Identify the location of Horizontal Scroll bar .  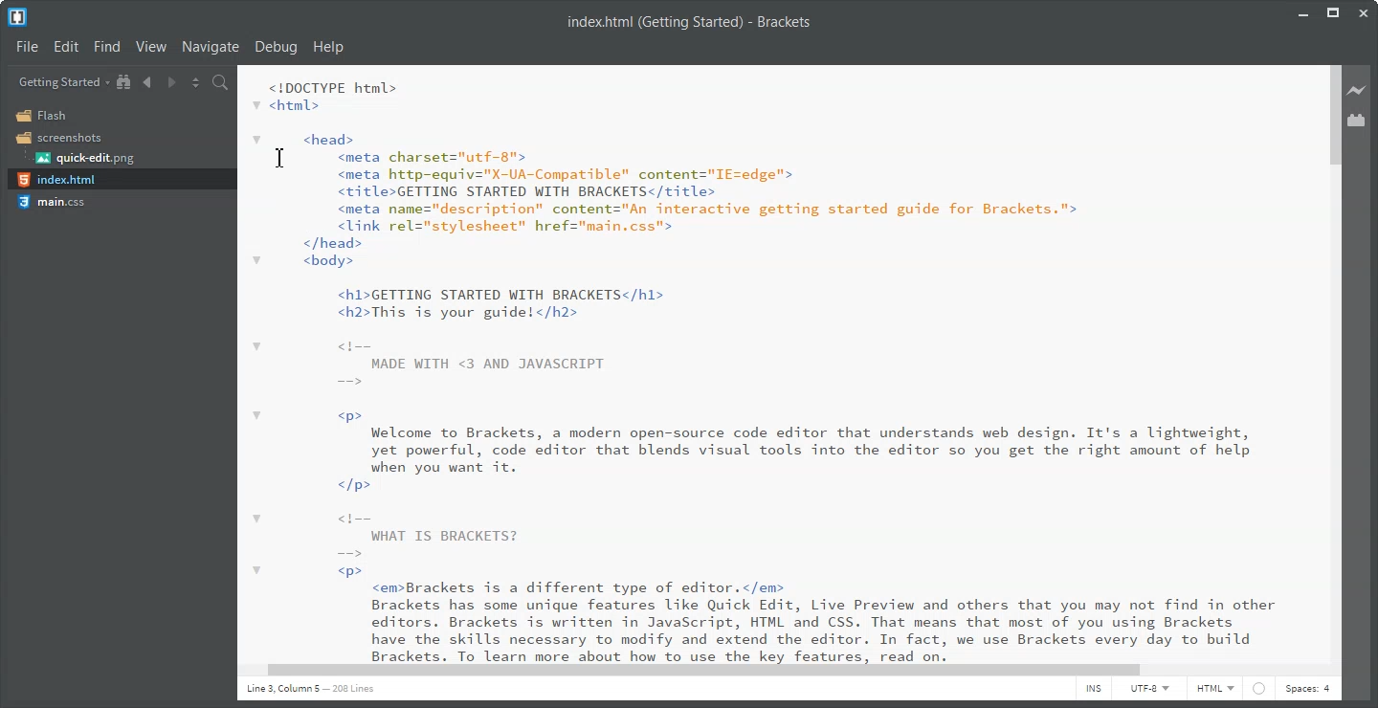
(777, 671).